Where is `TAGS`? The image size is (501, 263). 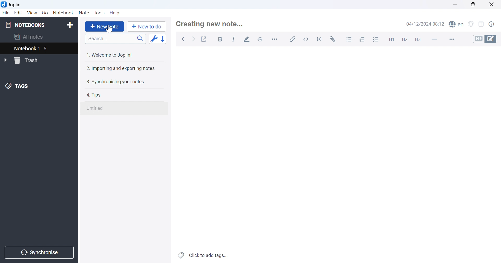
TAGS is located at coordinates (17, 87).